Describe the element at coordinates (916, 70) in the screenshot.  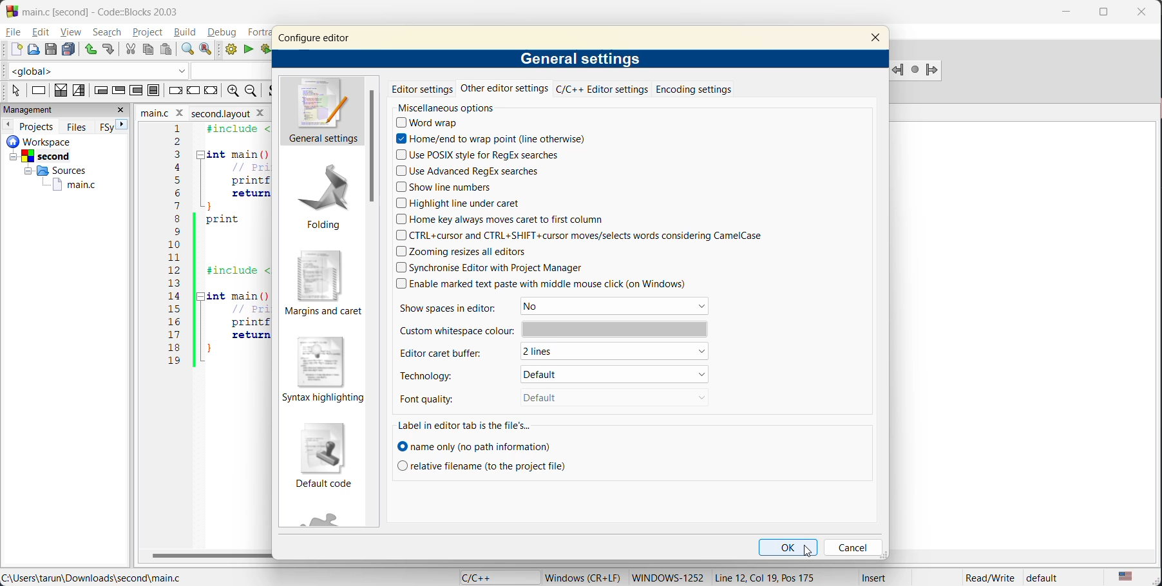
I see `last jump` at that location.